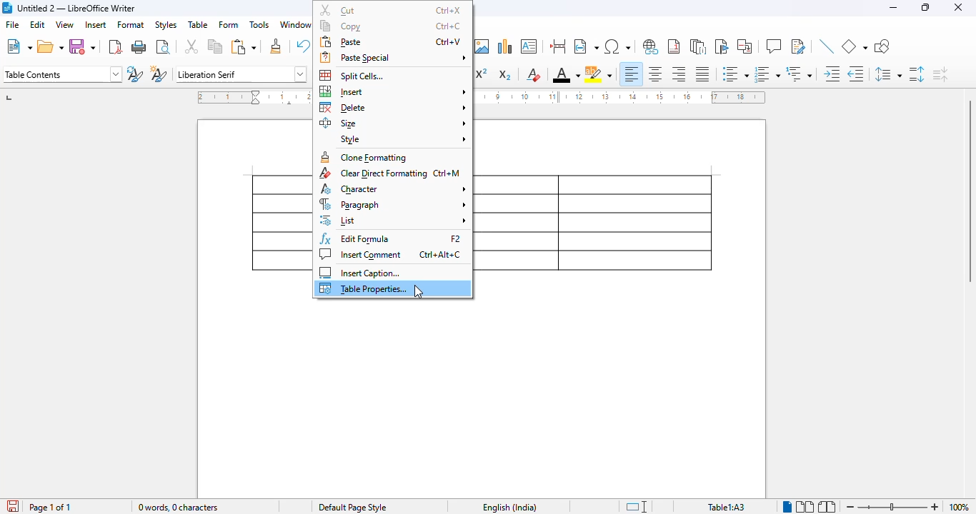  Describe the element at coordinates (558, 46) in the screenshot. I see `insert page break` at that location.